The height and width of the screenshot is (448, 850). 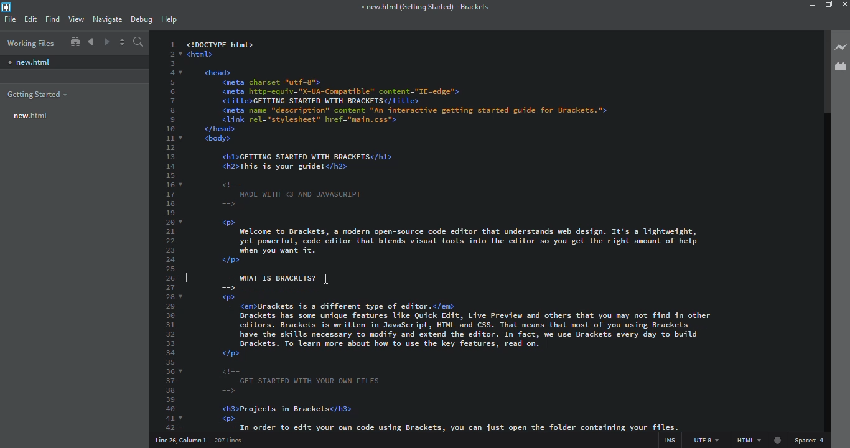 What do you see at coordinates (273, 276) in the screenshot?
I see `line` at bounding box center [273, 276].